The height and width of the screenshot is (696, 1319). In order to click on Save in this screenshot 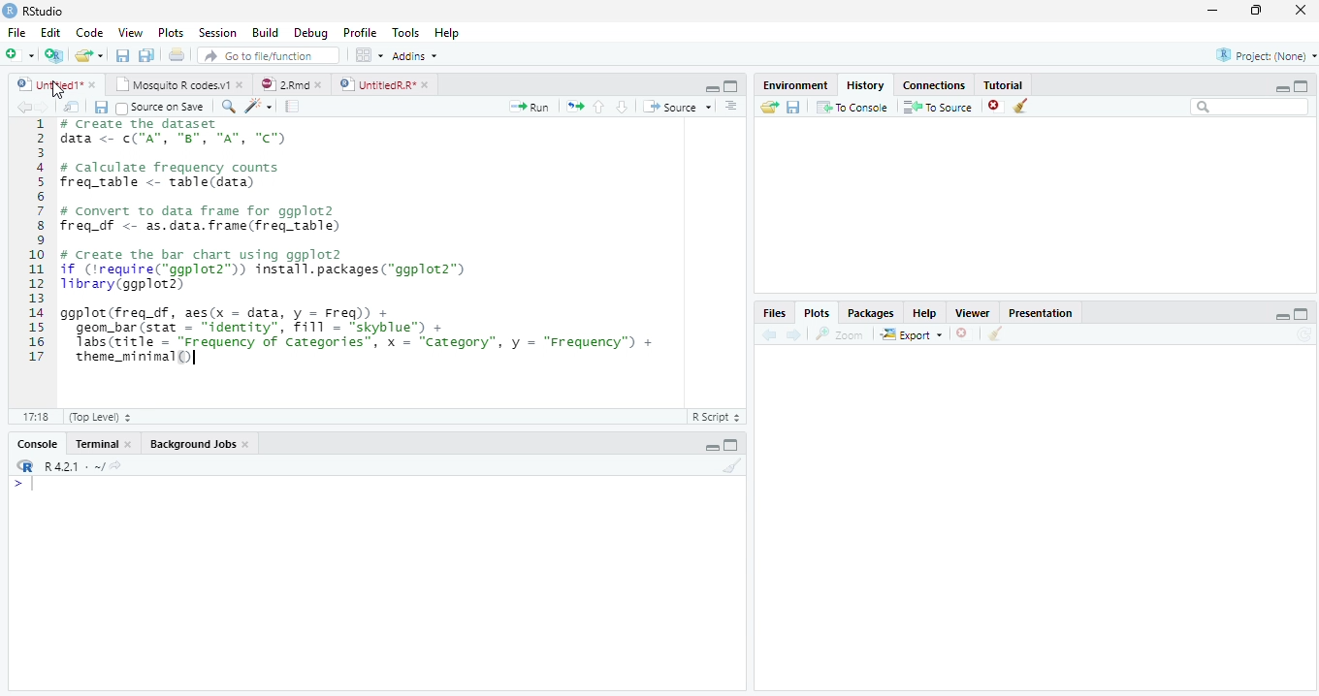, I will do `click(792, 110)`.